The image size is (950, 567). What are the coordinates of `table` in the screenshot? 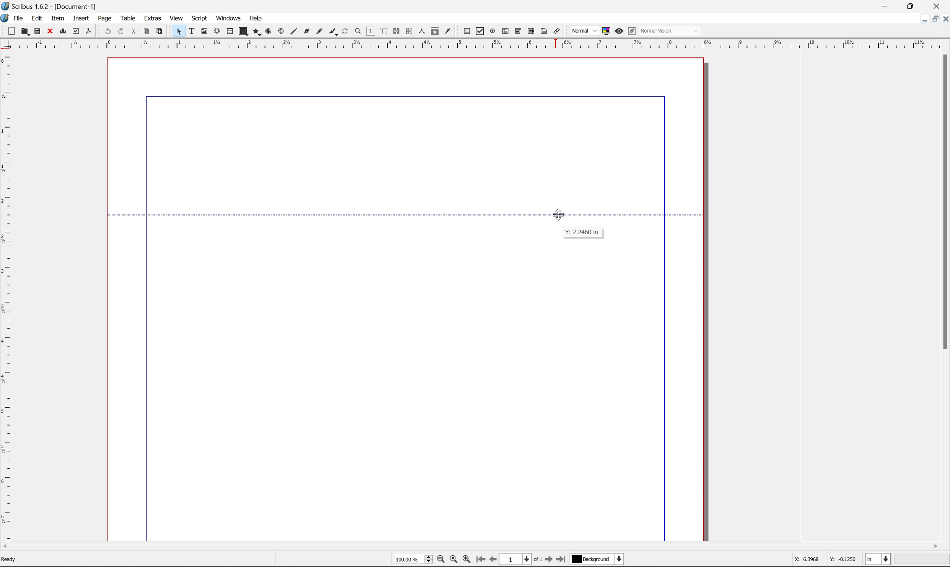 It's located at (127, 16).